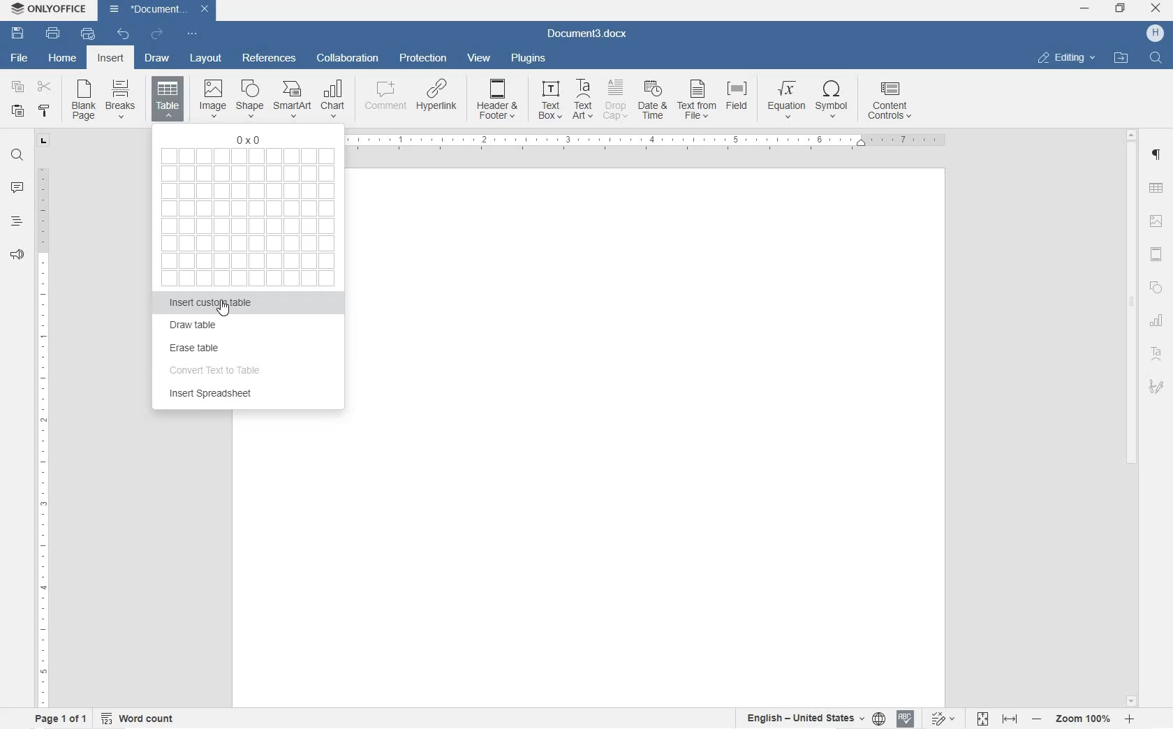 This screenshot has height=729, width=1173. Describe the element at coordinates (698, 101) in the screenshot. I see `Text from file` at that location.